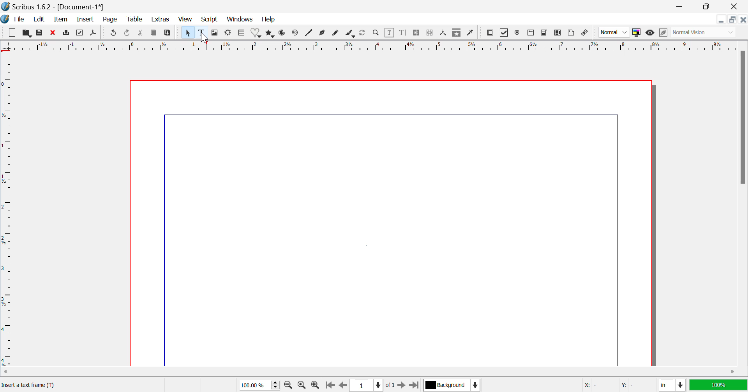 This screenshot has height=392, width=748. I want to click on Save, so click(39, 33).